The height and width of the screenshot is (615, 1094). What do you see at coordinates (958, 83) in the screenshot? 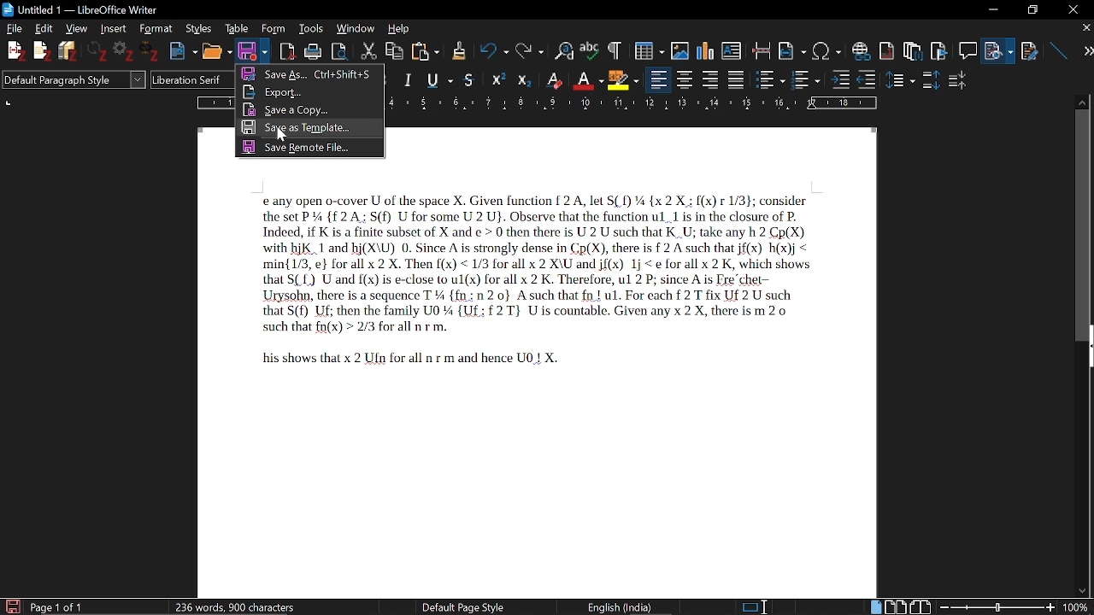
I see `decrease paragraph space` at bounding box center [958, 83].